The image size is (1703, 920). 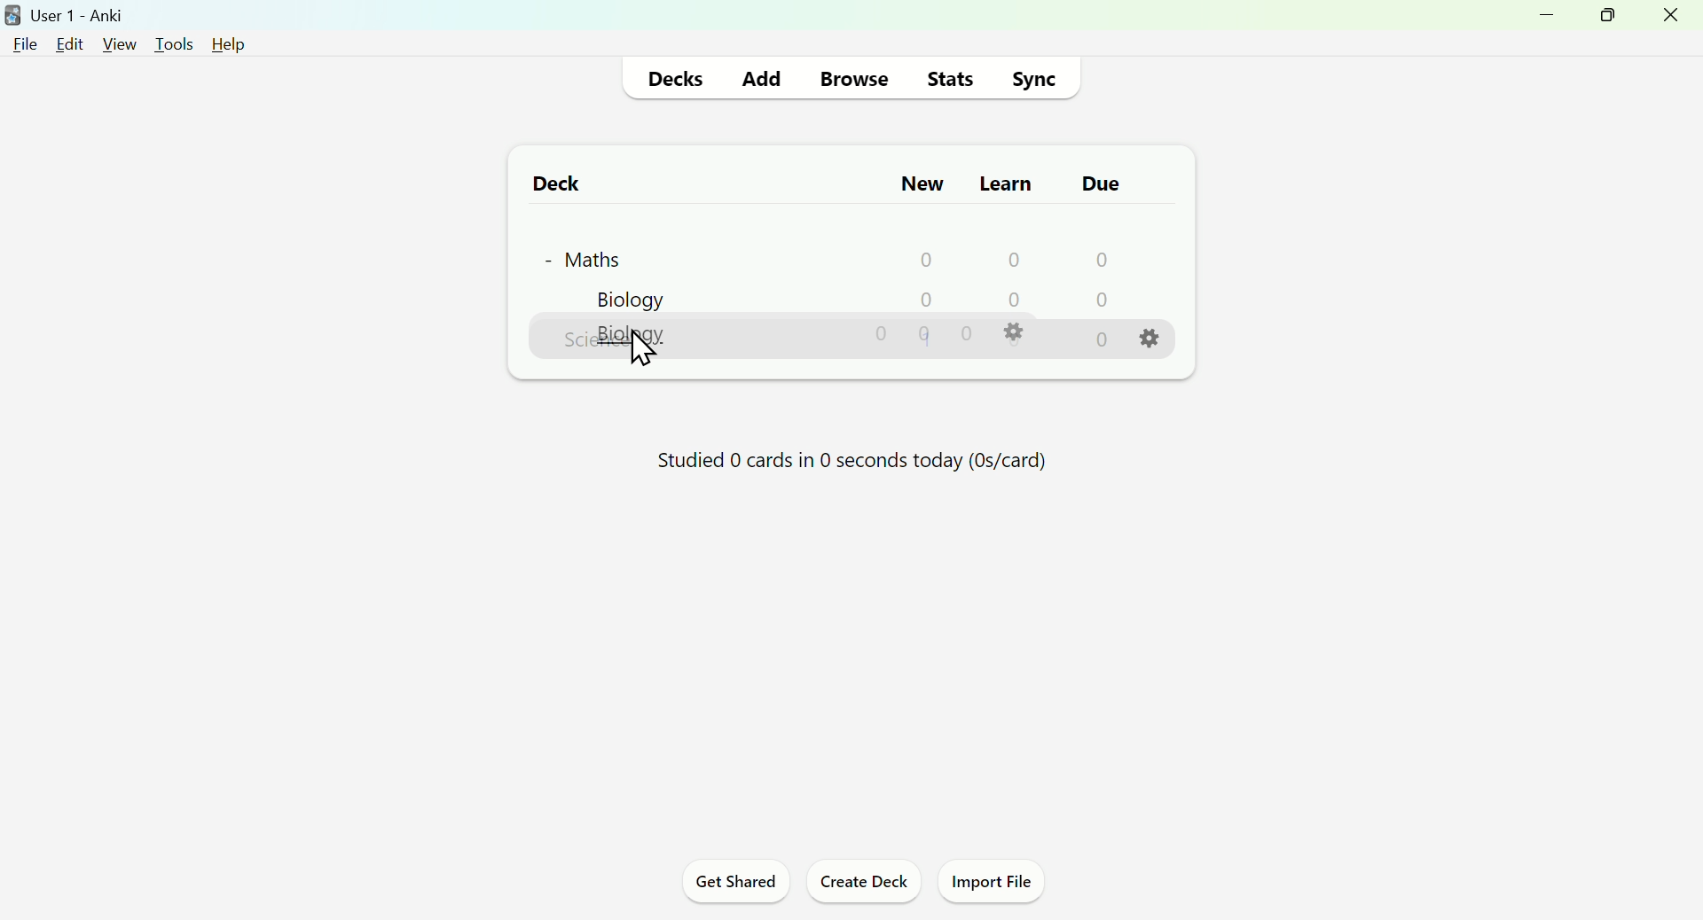 What do you see at coordinates (640, 341) in the screenshot?
I see `biology` at bounding box center [640, 341].